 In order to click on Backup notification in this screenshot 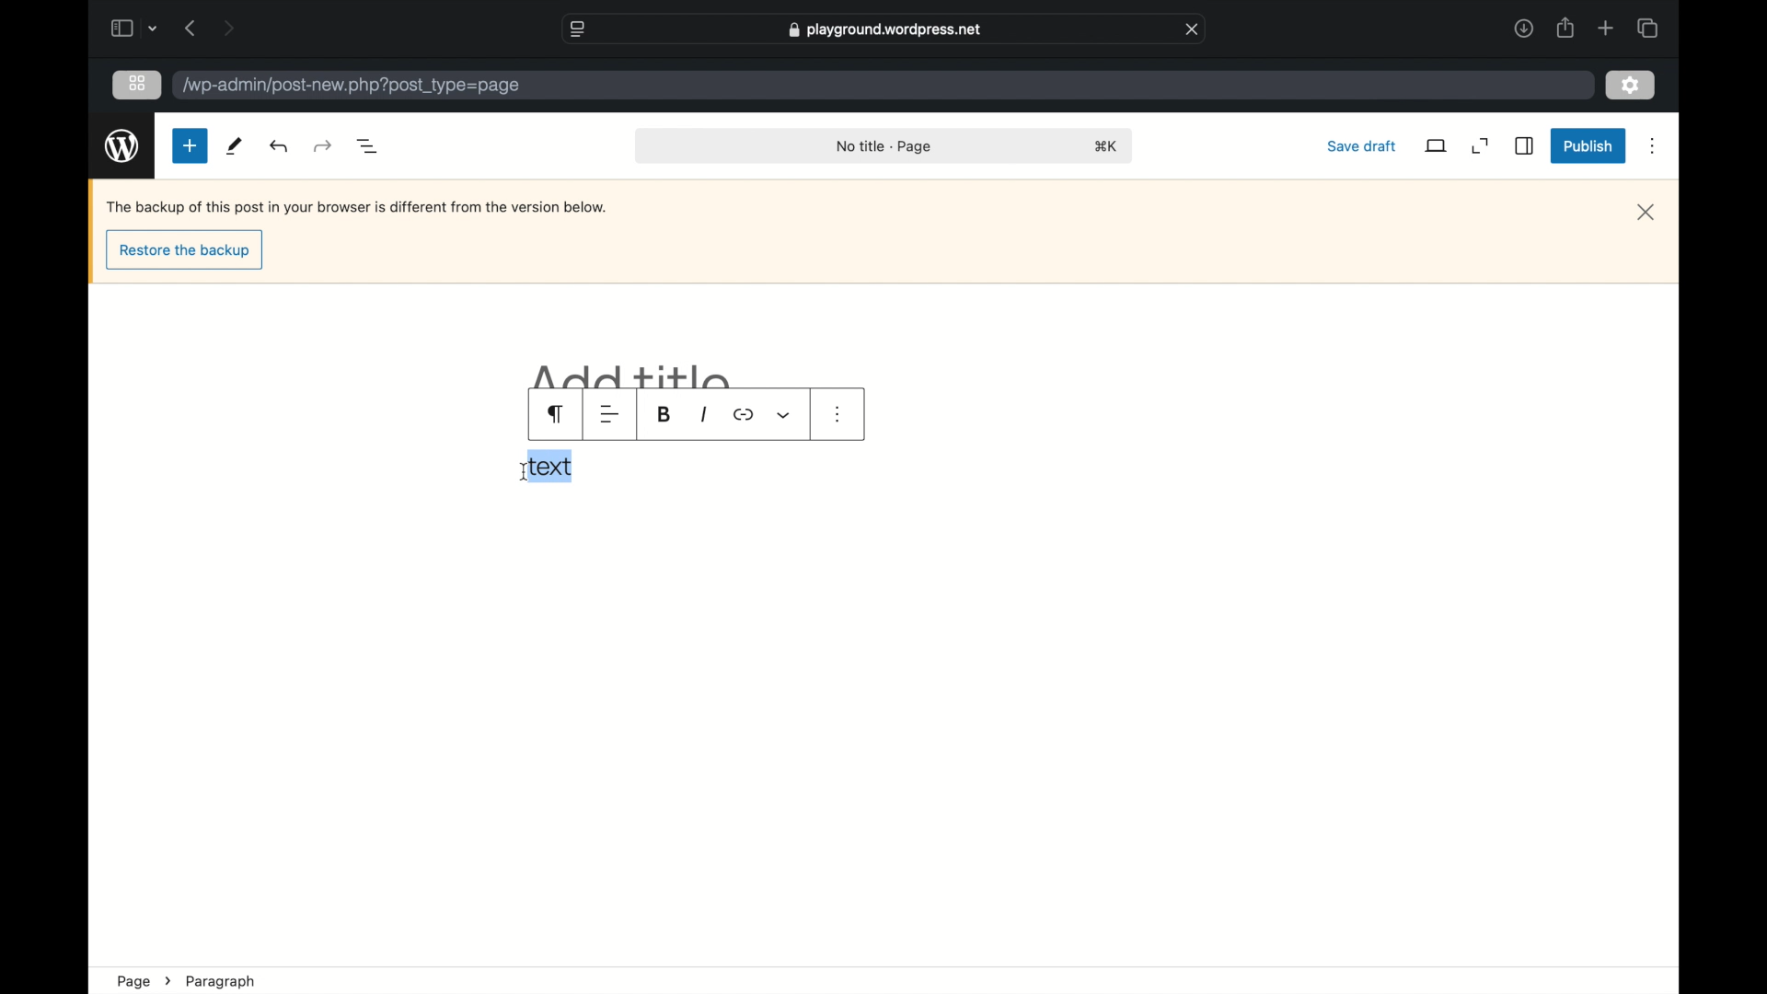, I will do `click(359, 207)`.